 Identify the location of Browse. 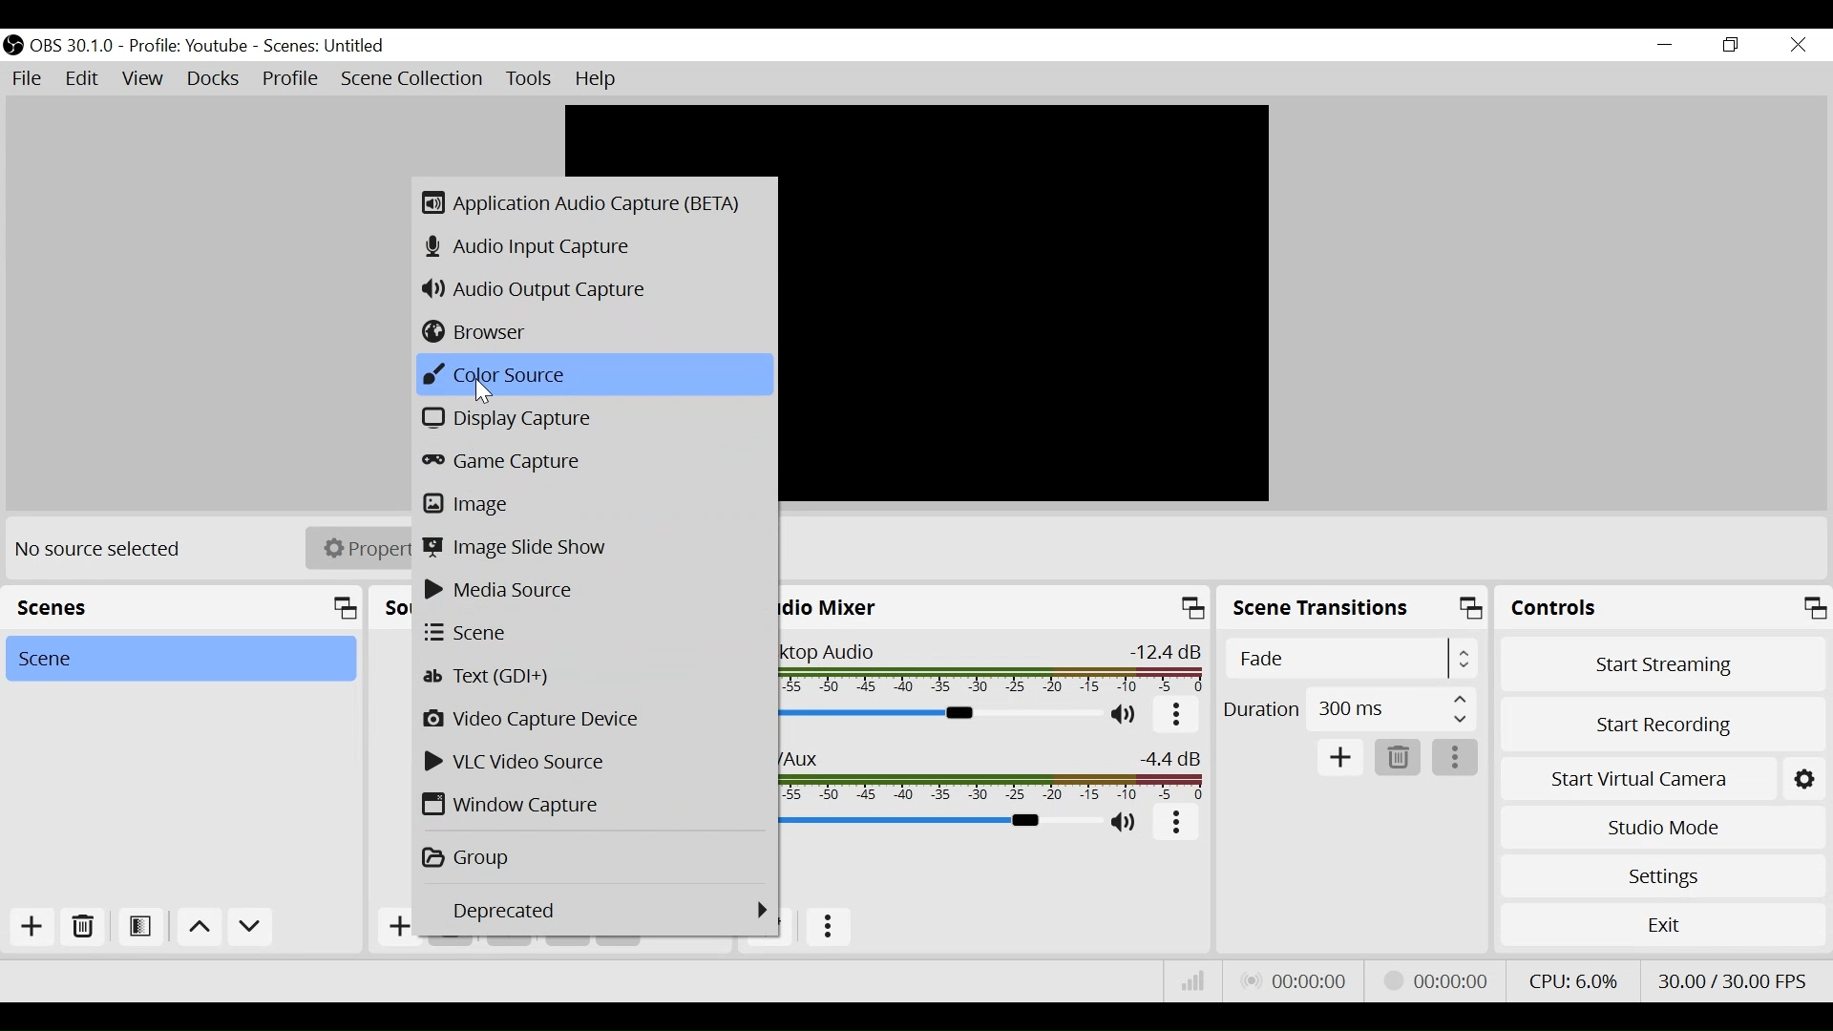
(591, 332).